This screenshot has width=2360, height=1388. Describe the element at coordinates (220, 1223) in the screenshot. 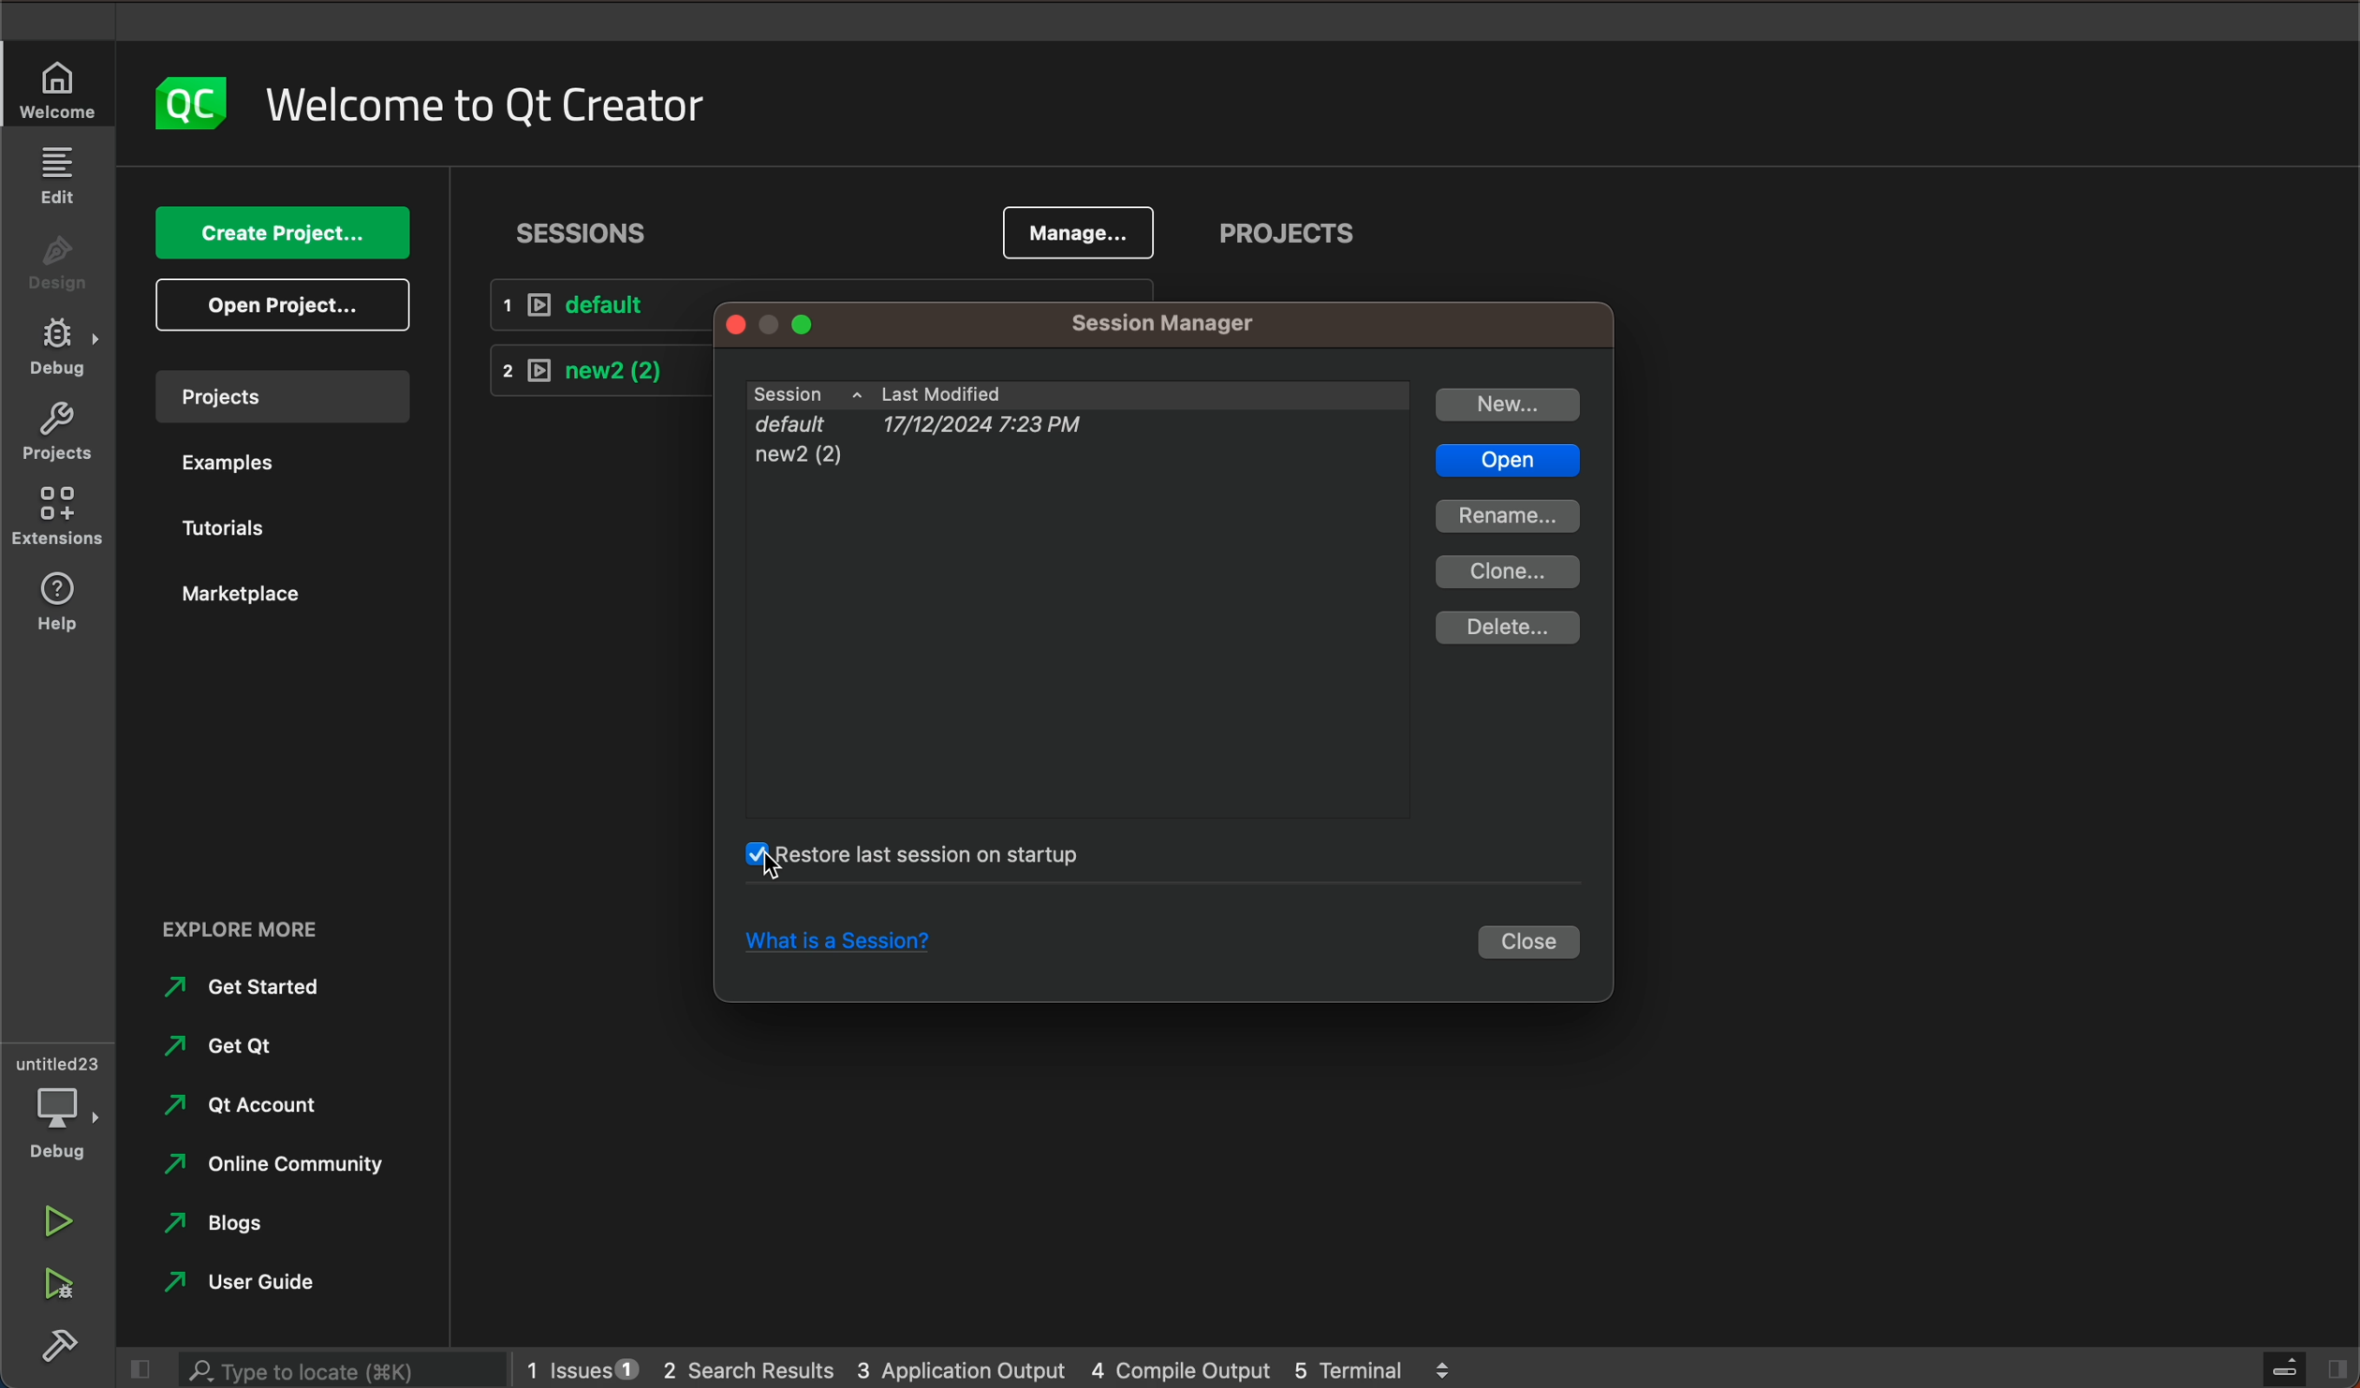

I see `blogs` at that location.